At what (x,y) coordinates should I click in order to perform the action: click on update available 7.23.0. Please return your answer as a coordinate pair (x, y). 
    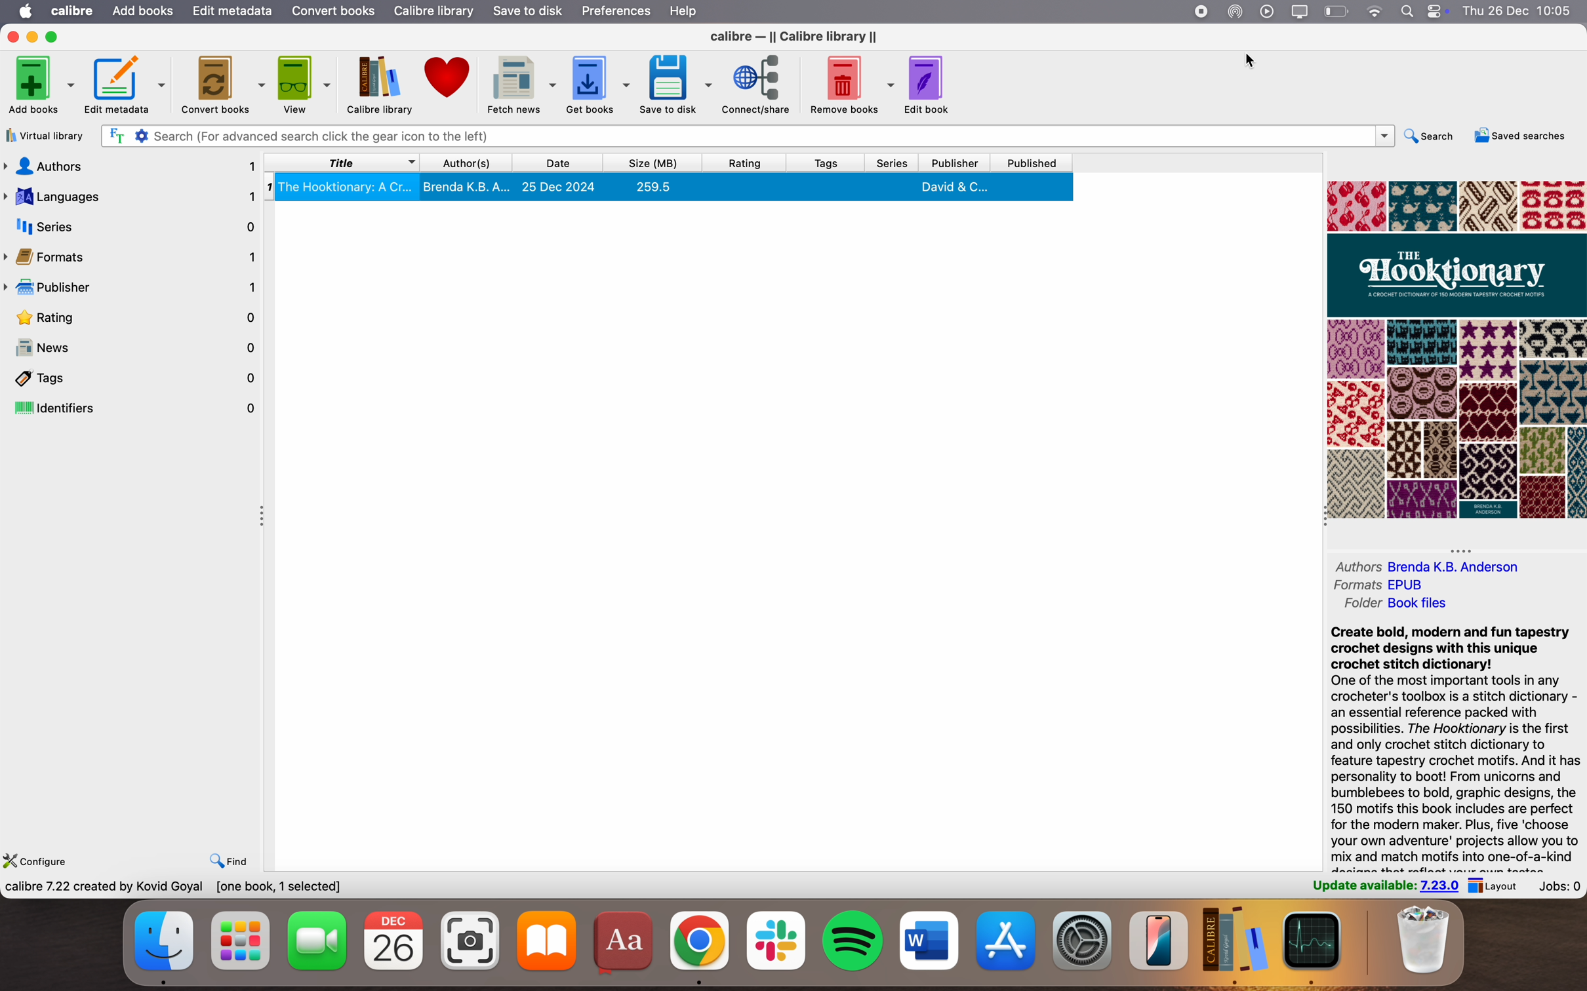
    Looking at the image, I should click on (1387, 887).